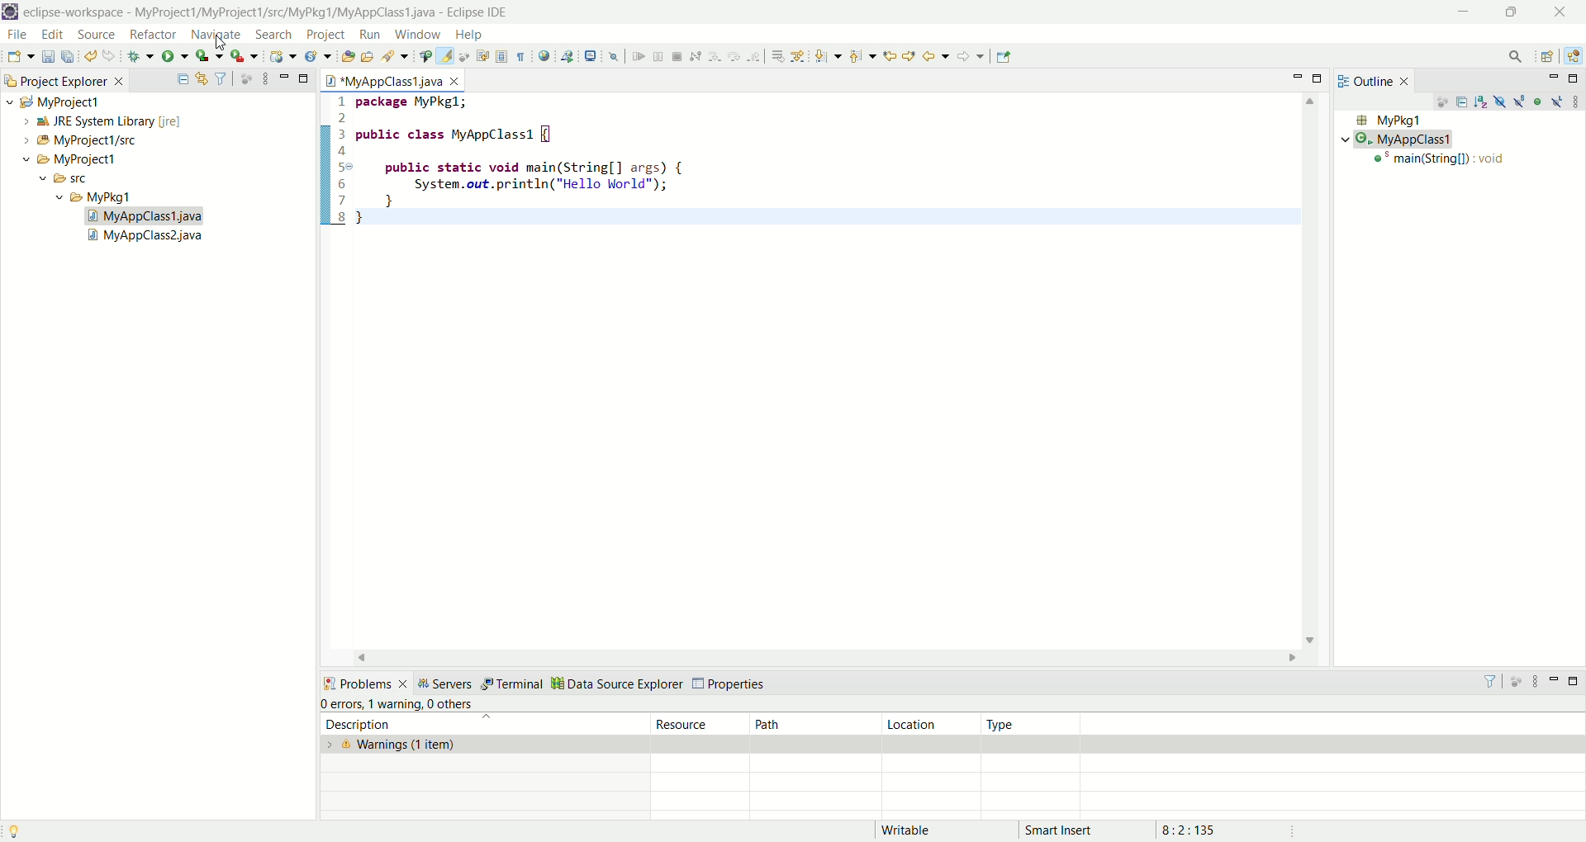 This screenshot has height=842, width=1586. What do you see at coordinates (1518, 682) in the screenshot?
I see `focus on active task` at bounding box center [1518, 682].